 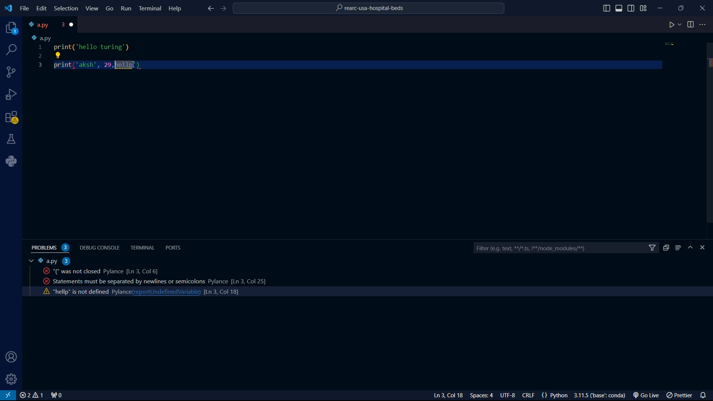 I want to click on line count, so click(x=221, y=293).